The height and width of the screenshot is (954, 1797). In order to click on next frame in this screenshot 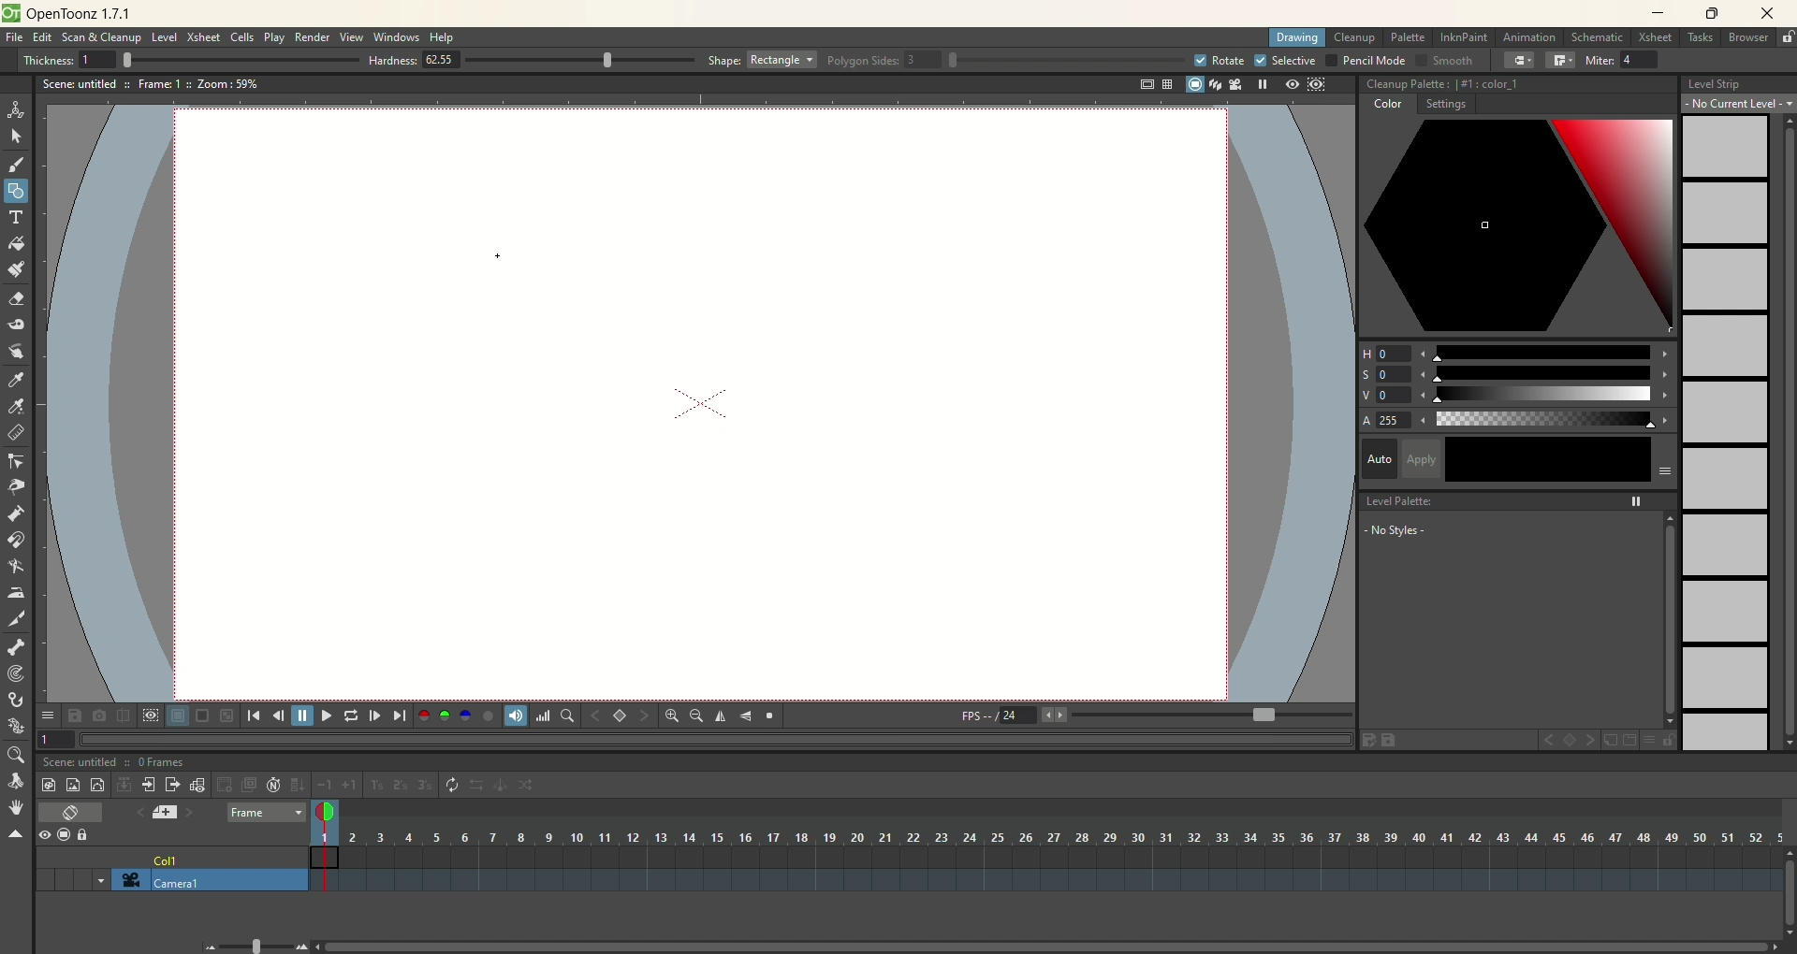, I will do `click(373, 715)`.